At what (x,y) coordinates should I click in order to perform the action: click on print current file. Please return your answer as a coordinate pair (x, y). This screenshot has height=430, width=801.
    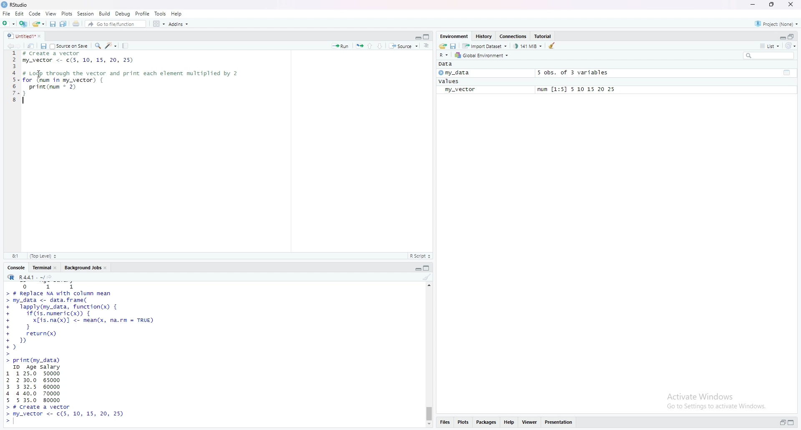
    Looking at the image, I should click on (76, 24).